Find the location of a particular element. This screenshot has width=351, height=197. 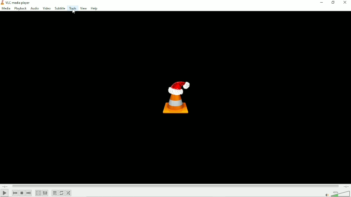

Help is located at coordinates (94, 8).